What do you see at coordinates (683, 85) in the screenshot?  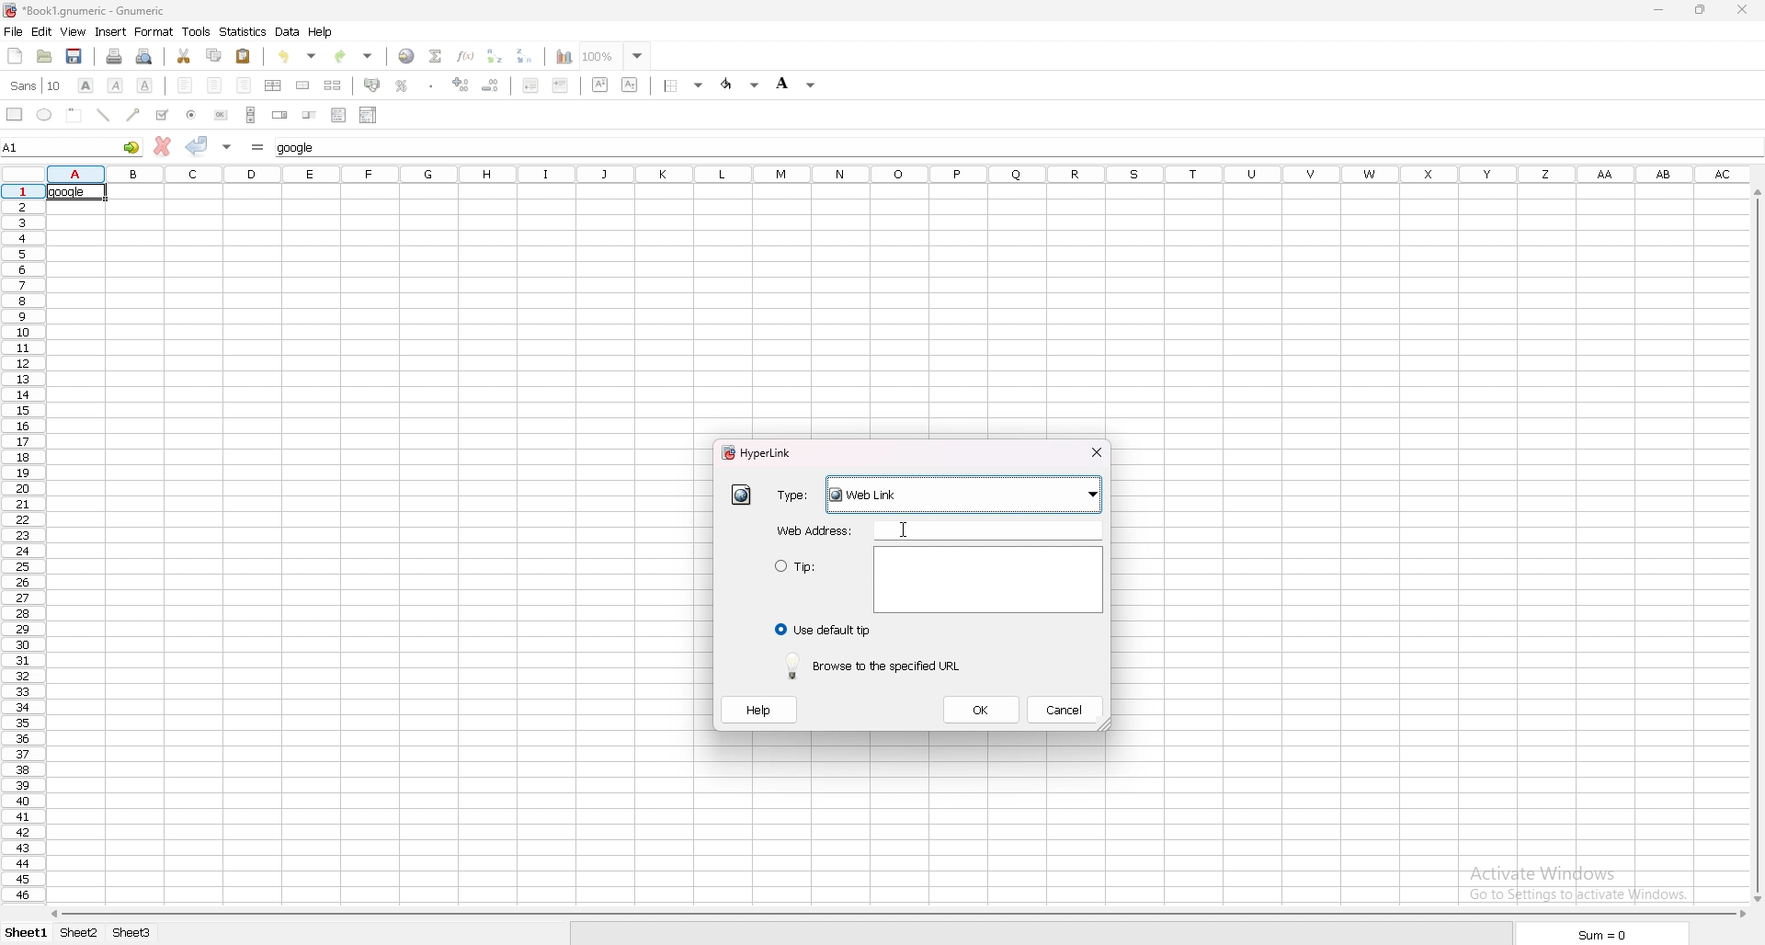 I see `border` at bounding box center [683, 85].